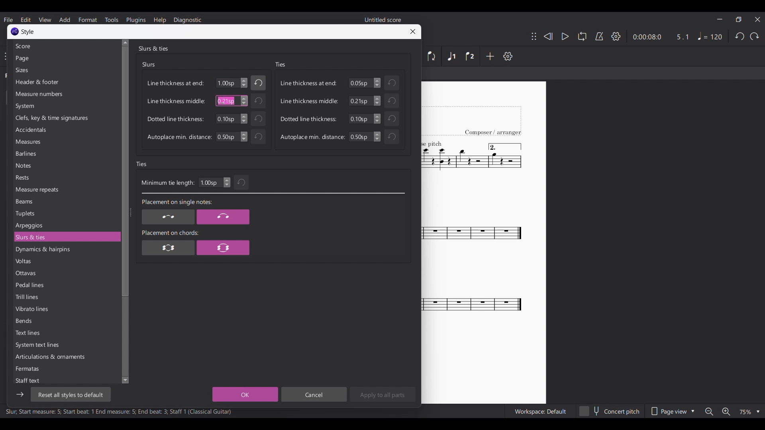  I want to click on Tempo, so click(710, 36).